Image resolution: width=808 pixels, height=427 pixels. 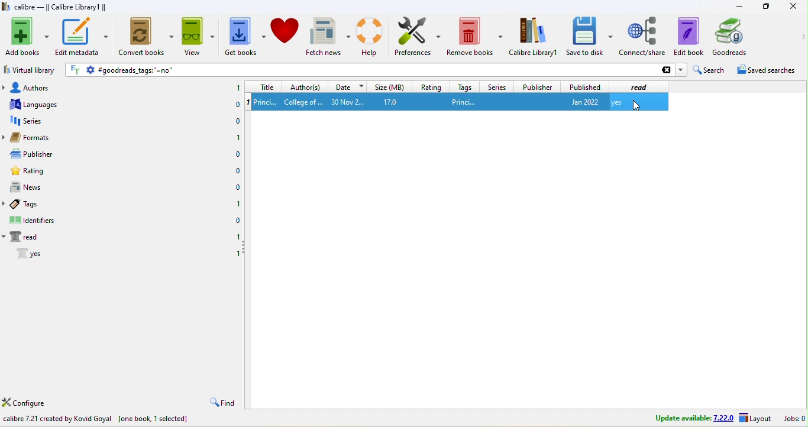 I want to click on FT, so click(x=76, y=70).